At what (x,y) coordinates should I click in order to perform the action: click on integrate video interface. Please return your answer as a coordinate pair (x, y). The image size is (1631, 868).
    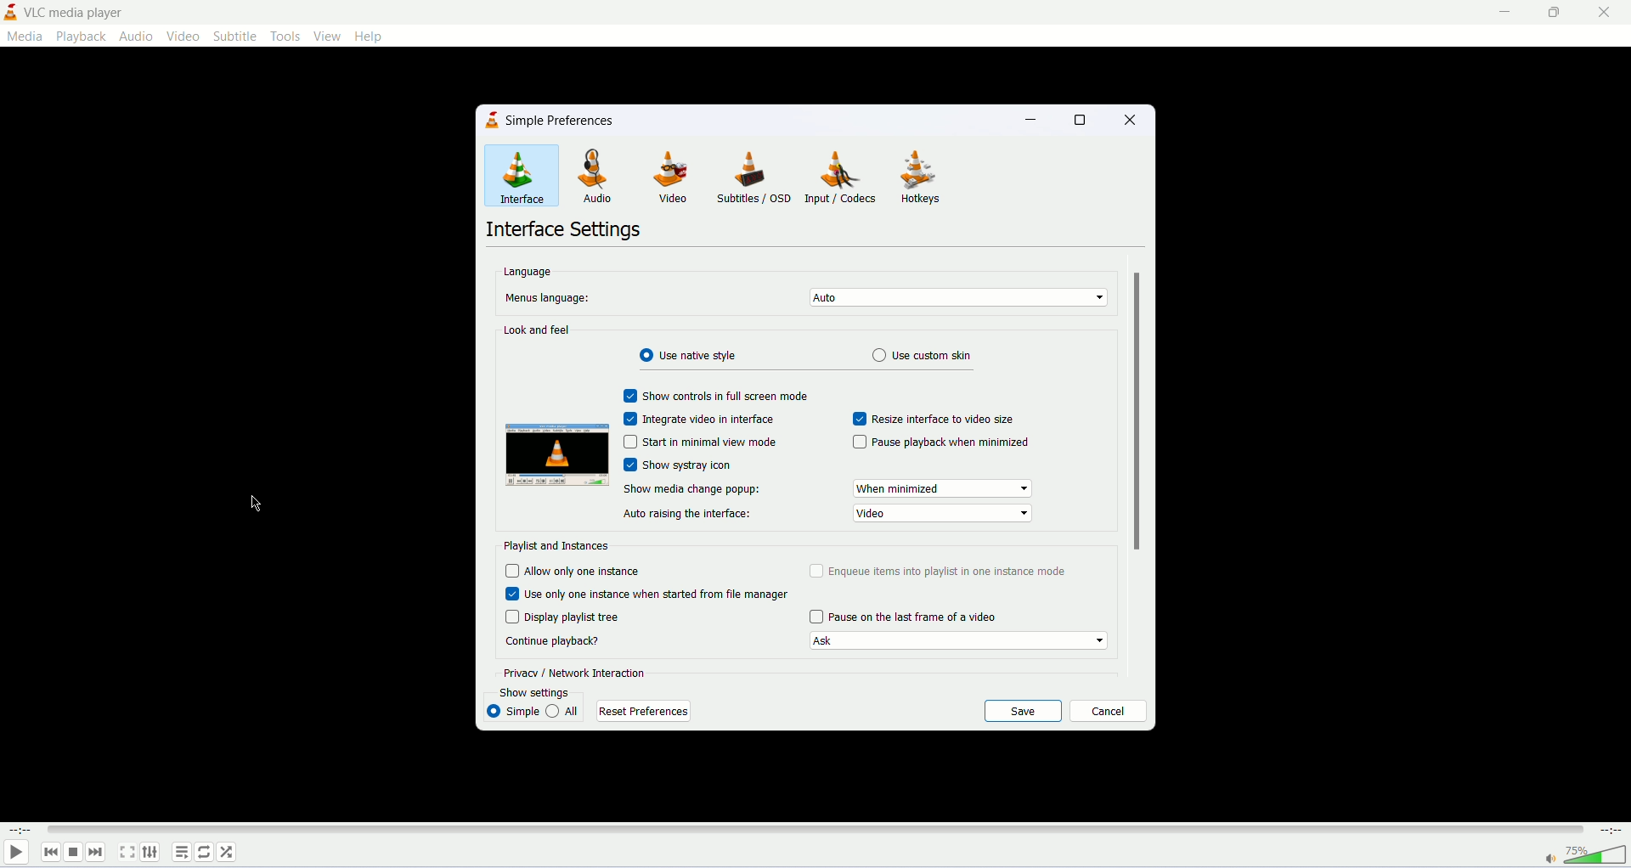
    Looking at the image, I should click on (698, 420).